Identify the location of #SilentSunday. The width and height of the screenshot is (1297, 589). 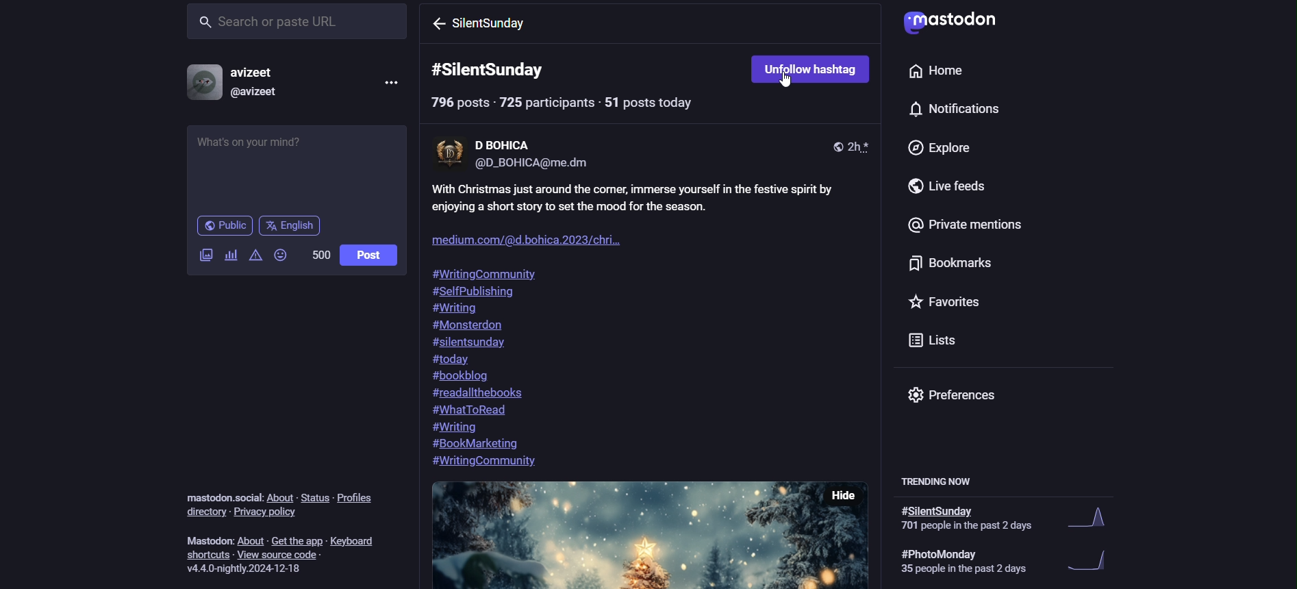
(494, 69).